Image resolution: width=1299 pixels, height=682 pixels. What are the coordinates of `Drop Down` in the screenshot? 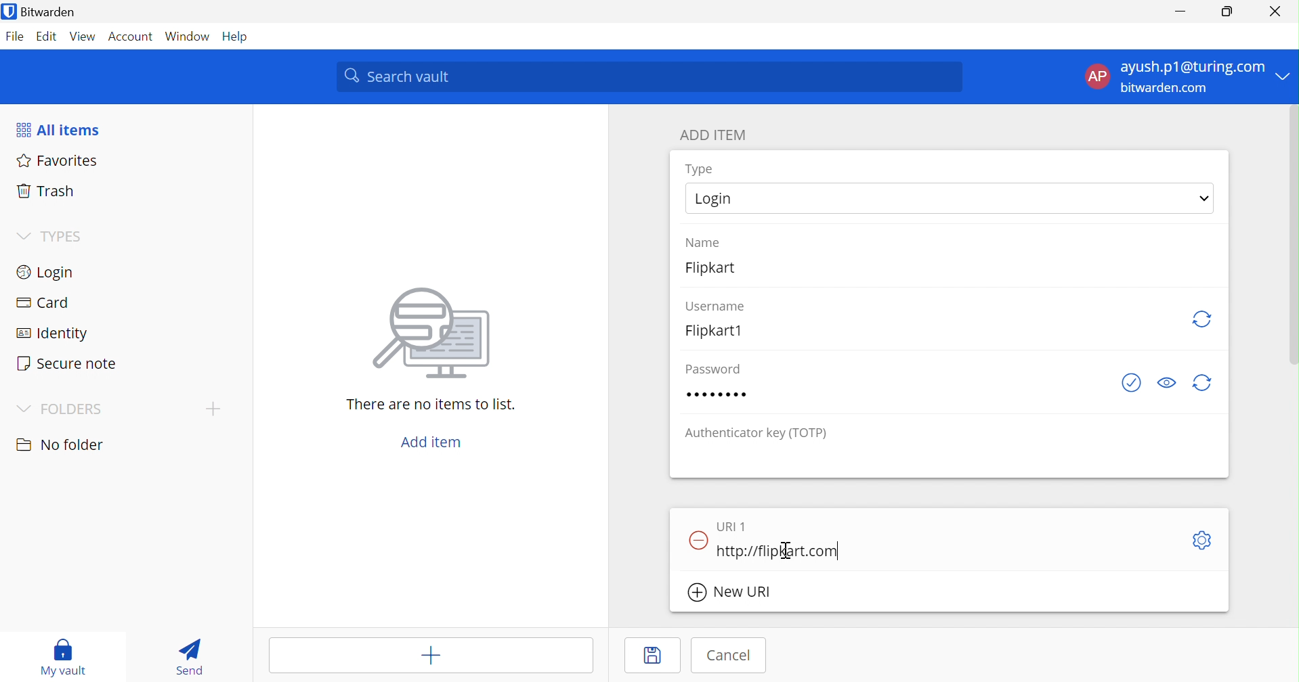 It's located at (22, 234).